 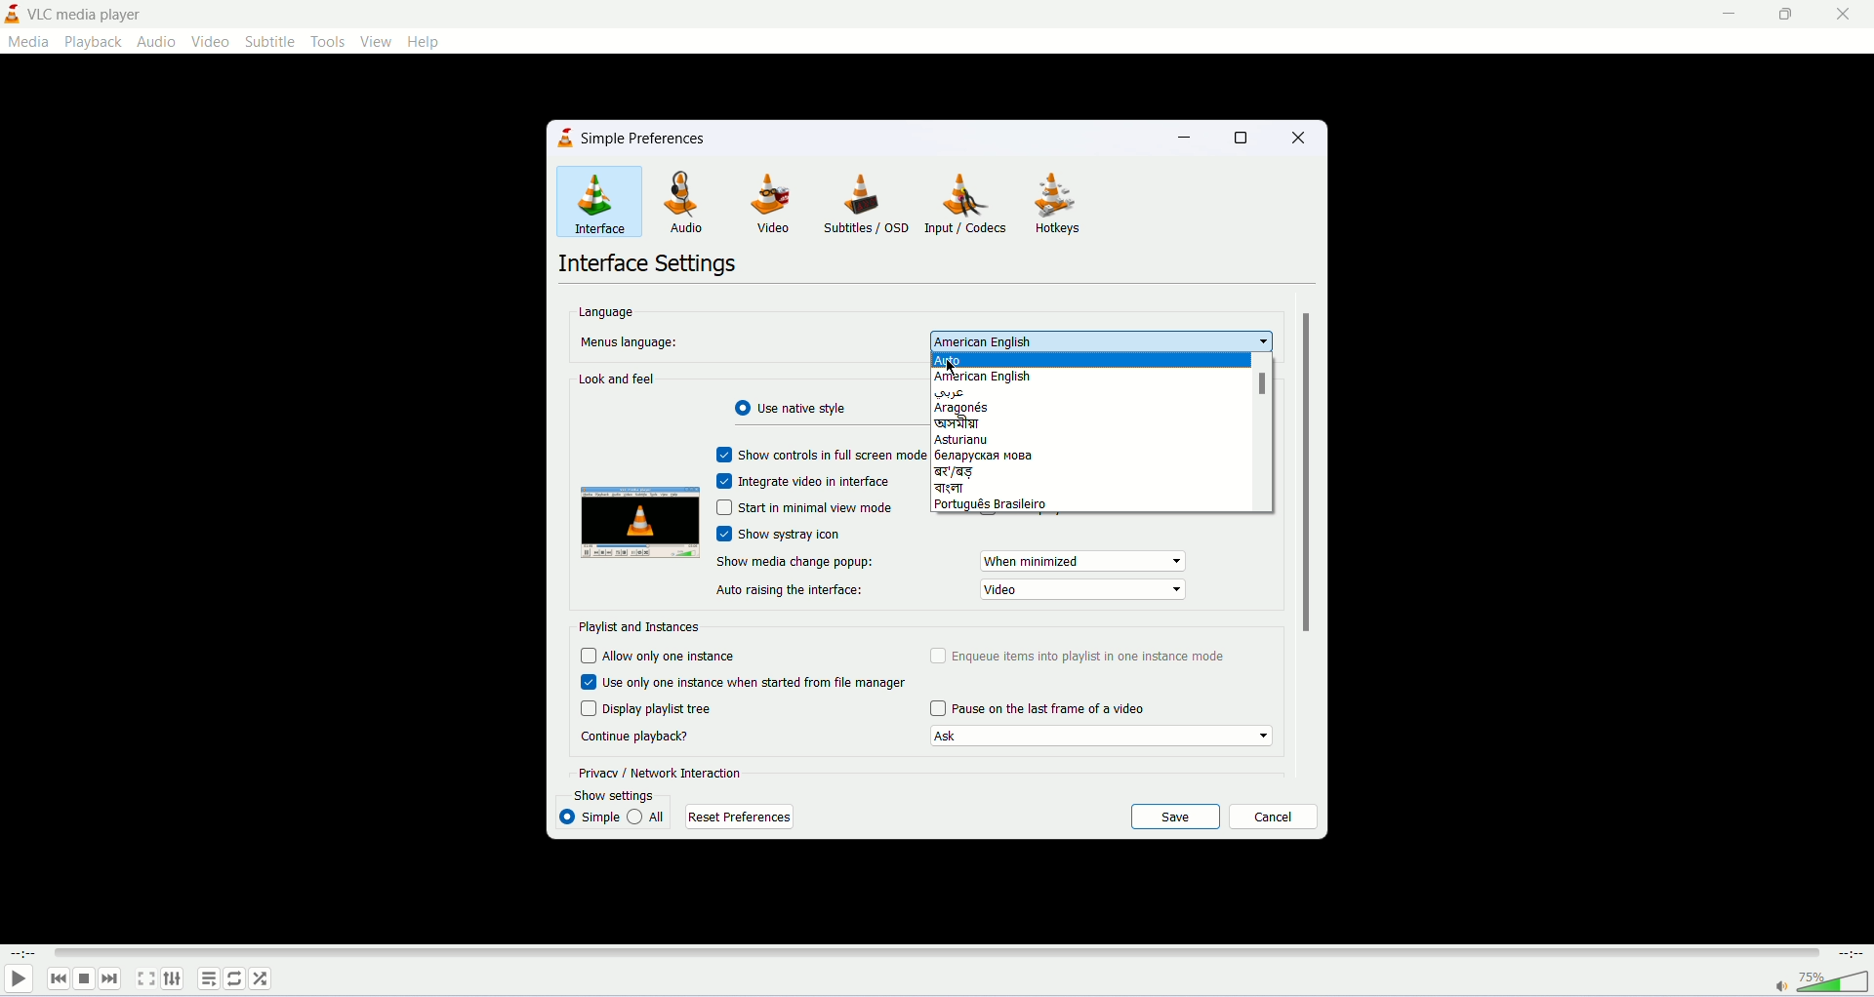 I want to click on auto raising the interface, so click(x=789, y=591).